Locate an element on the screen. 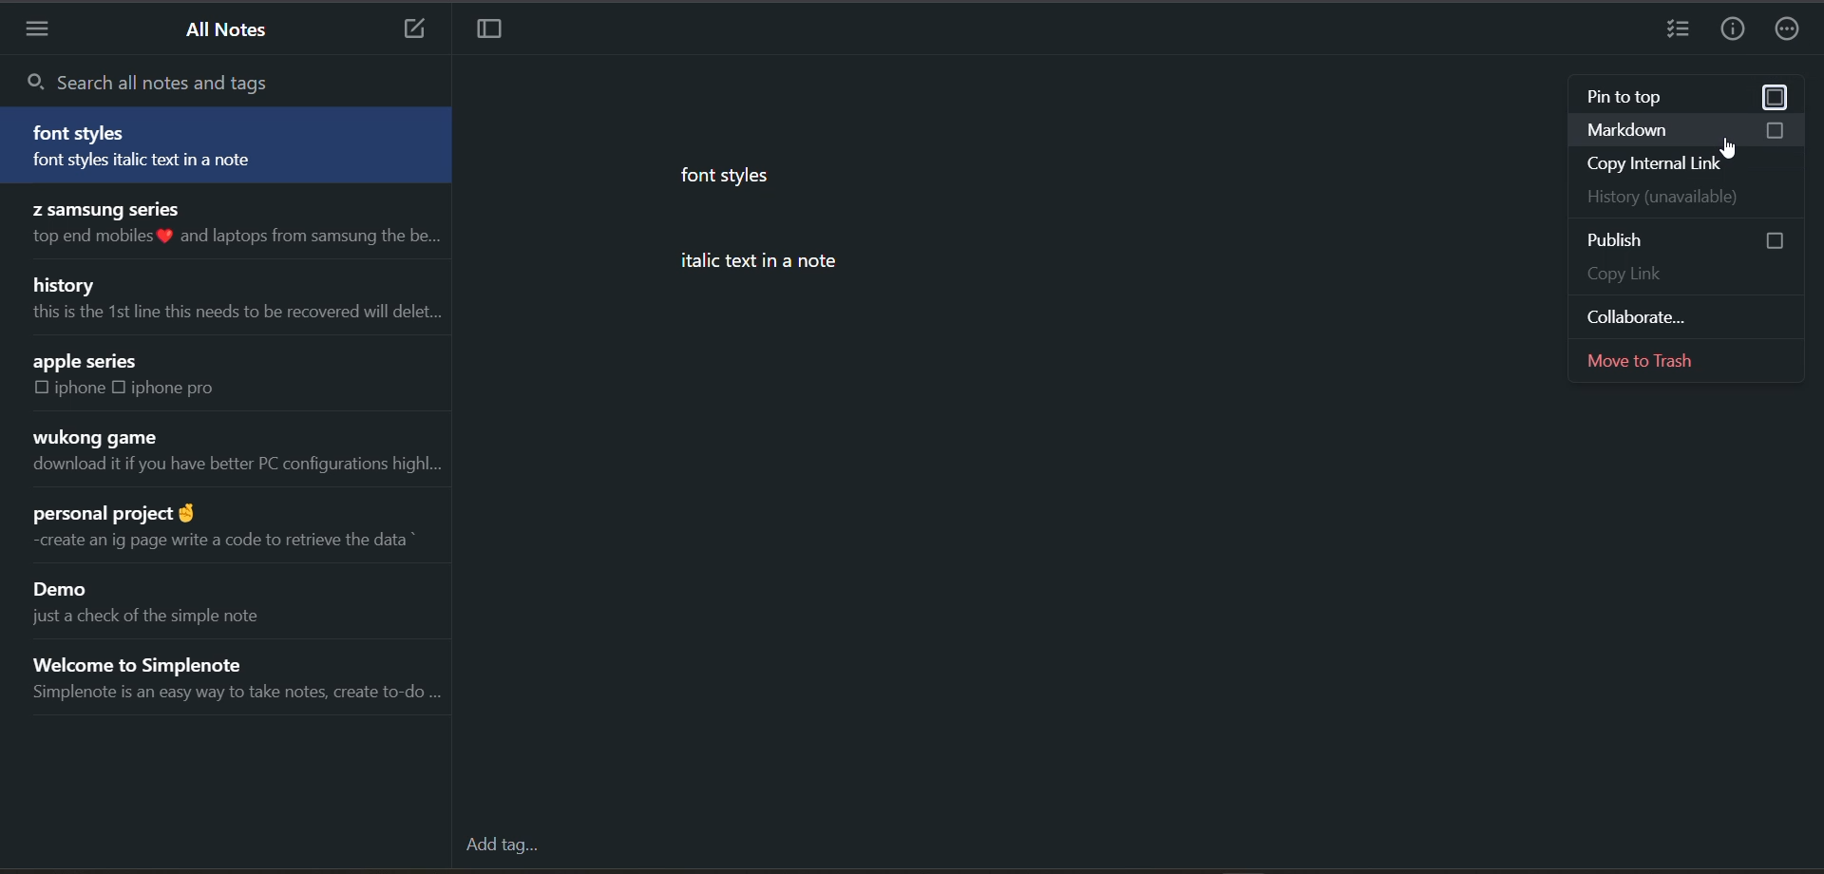  markdown is located at coordinates (1691, 129).